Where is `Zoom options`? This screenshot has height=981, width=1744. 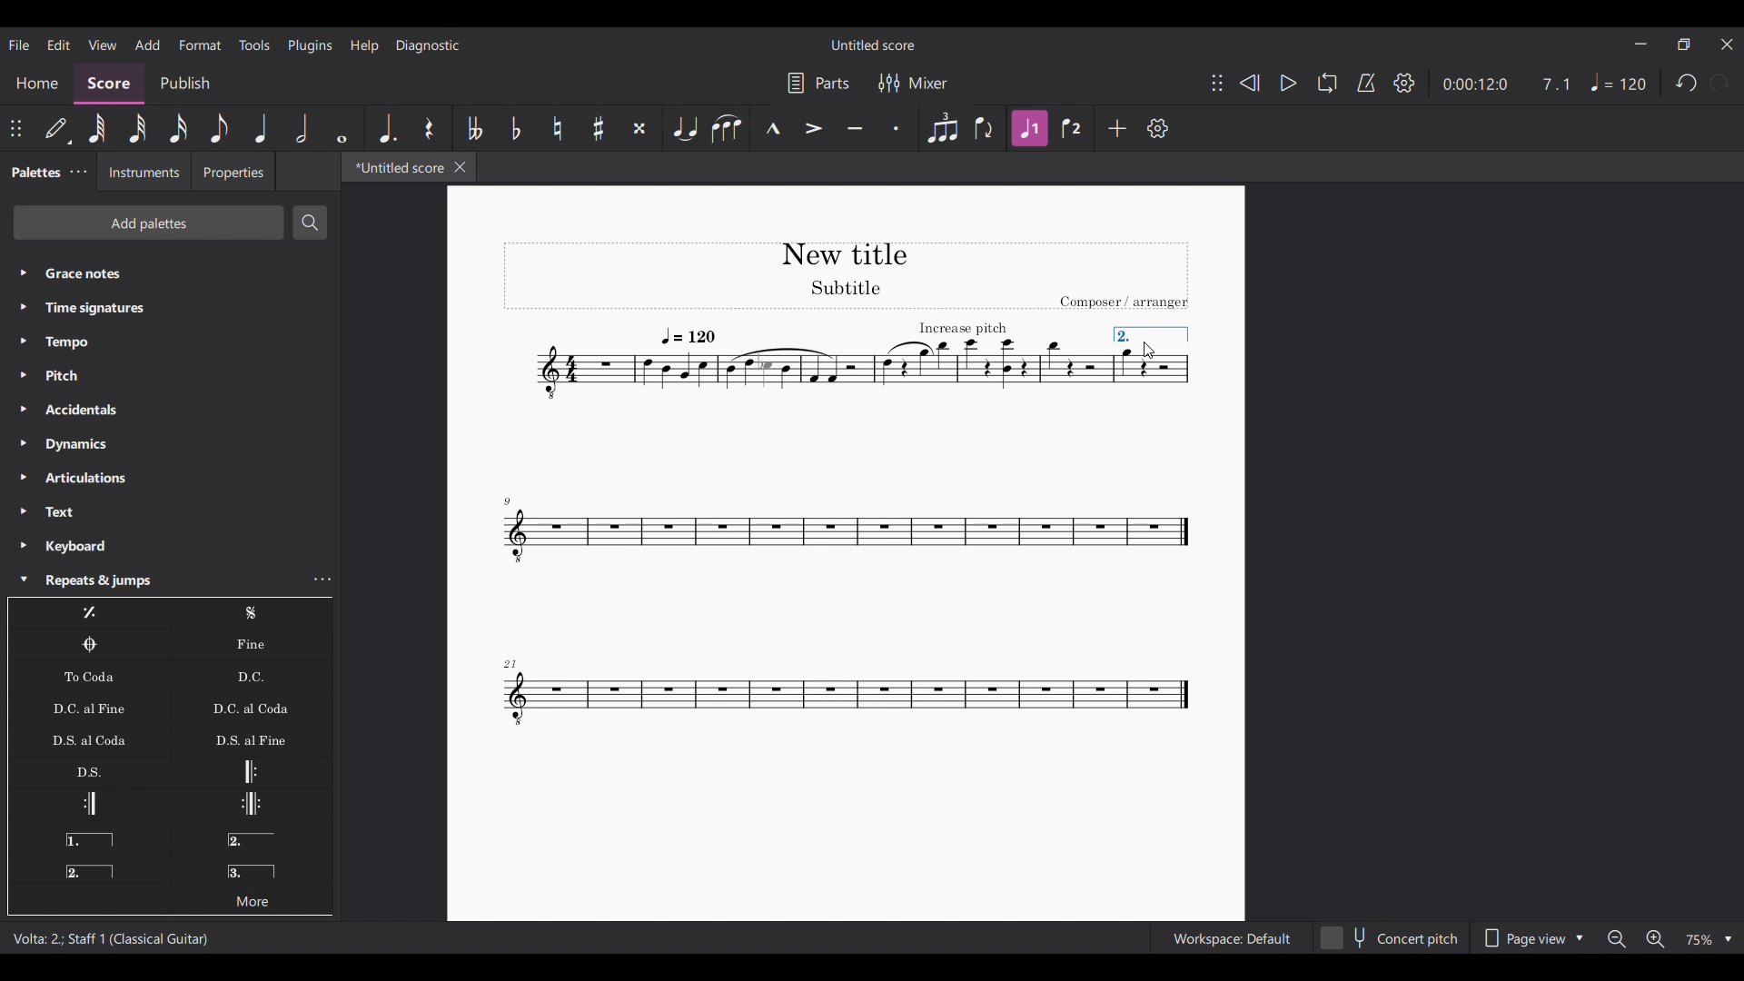 Zoom options is located at coordinates (1707, 940).